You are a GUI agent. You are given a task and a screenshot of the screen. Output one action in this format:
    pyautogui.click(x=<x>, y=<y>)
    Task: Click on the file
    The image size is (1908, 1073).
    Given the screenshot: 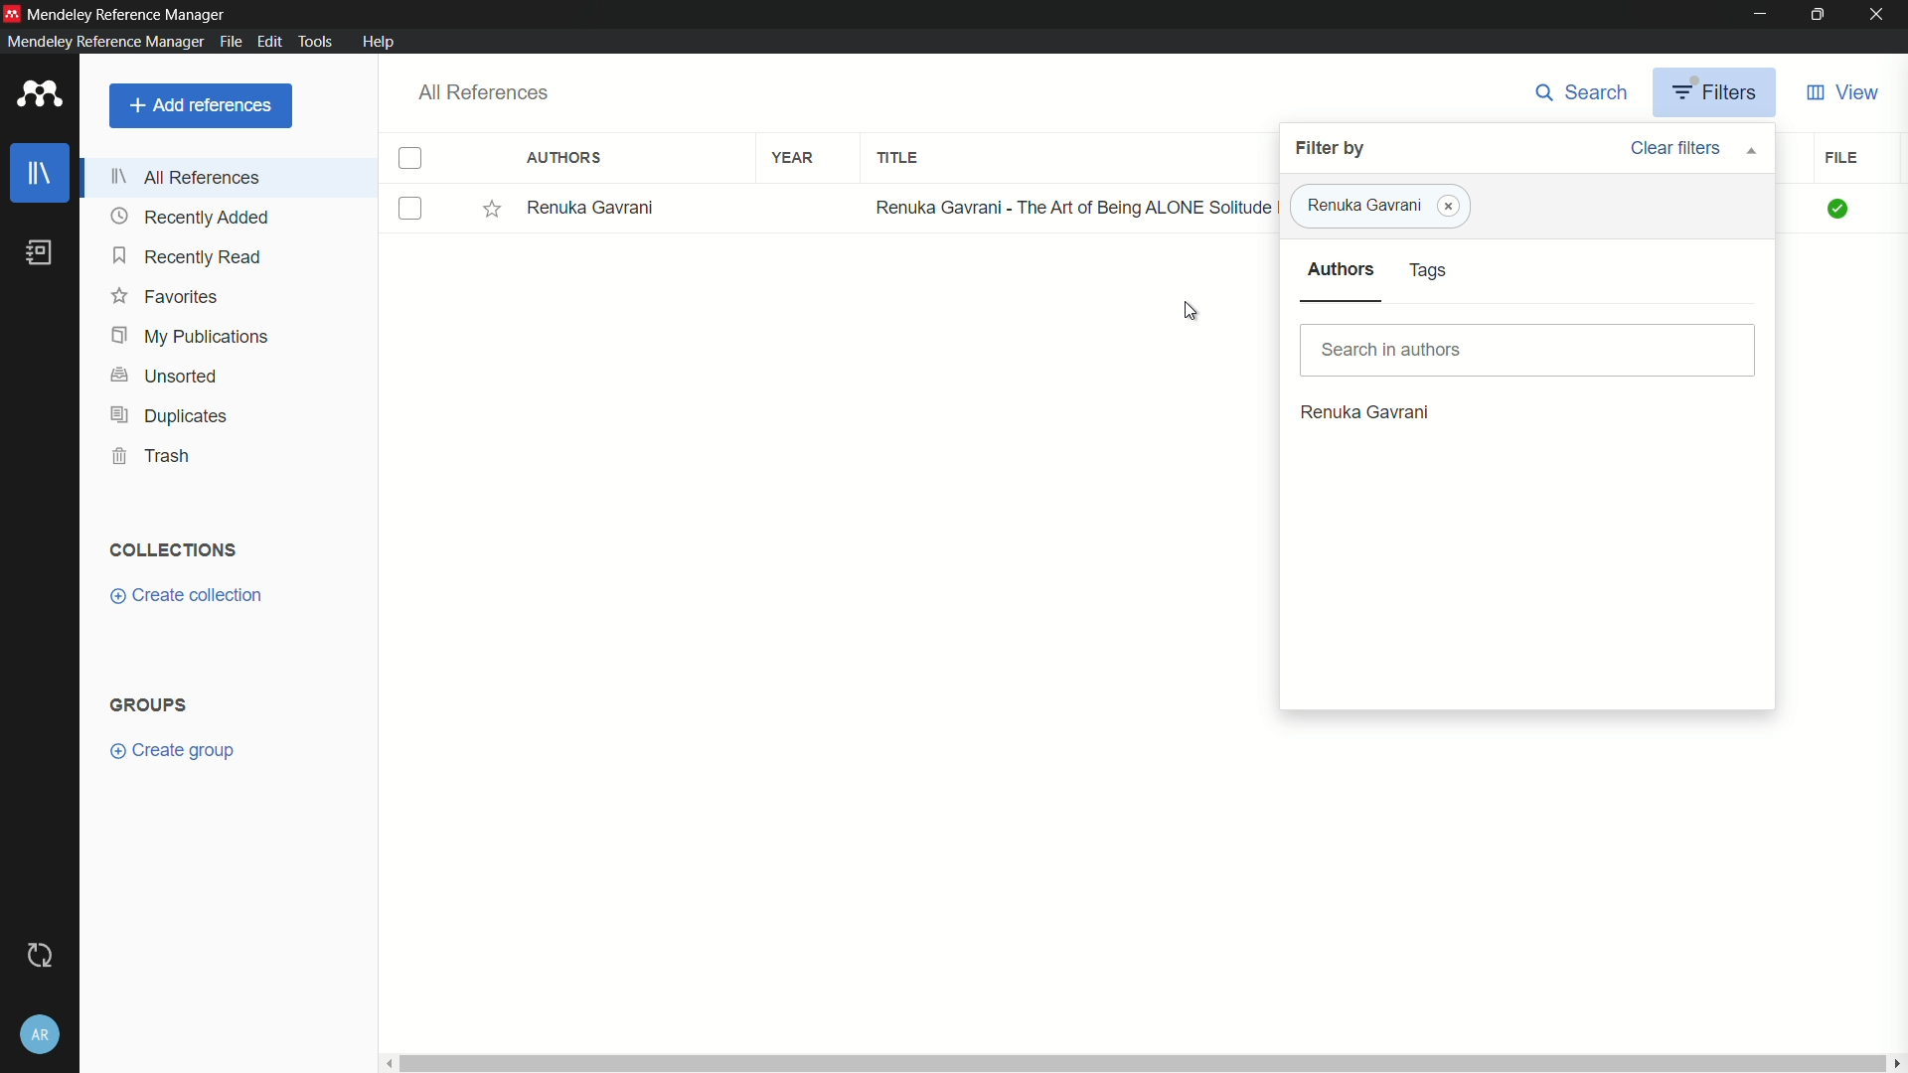 What is the action you would take?
    pyautogui.click(x=1846, y=156)
    